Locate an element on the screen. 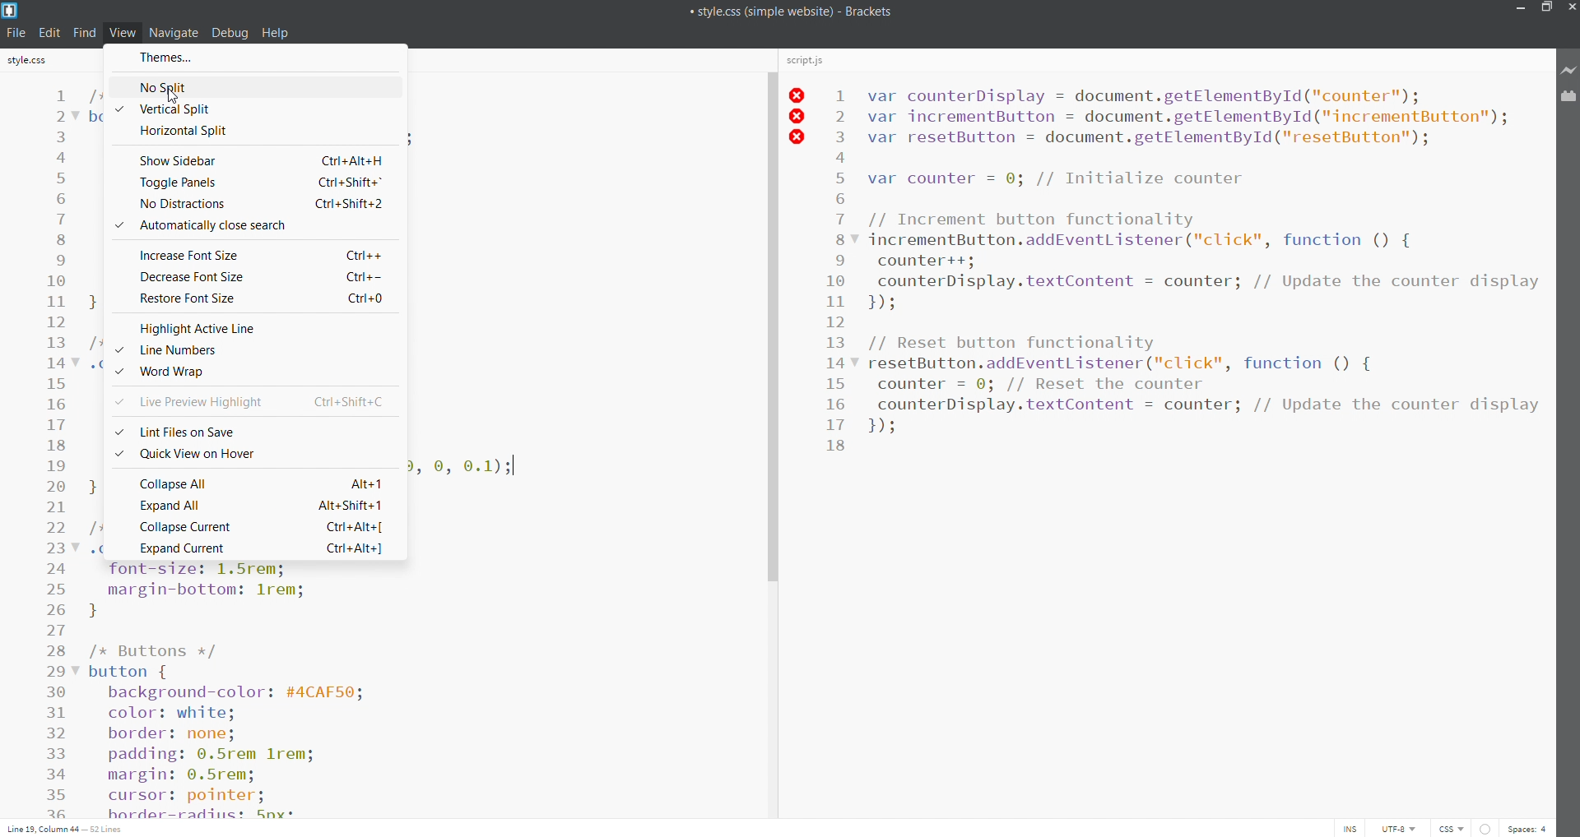 Image resolution: width=1580 pixels, height=837 pixels. find is located at coordinates (84, 32).